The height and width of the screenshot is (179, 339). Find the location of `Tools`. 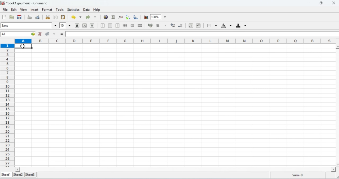

Tools is located at coordinates (60, 10).